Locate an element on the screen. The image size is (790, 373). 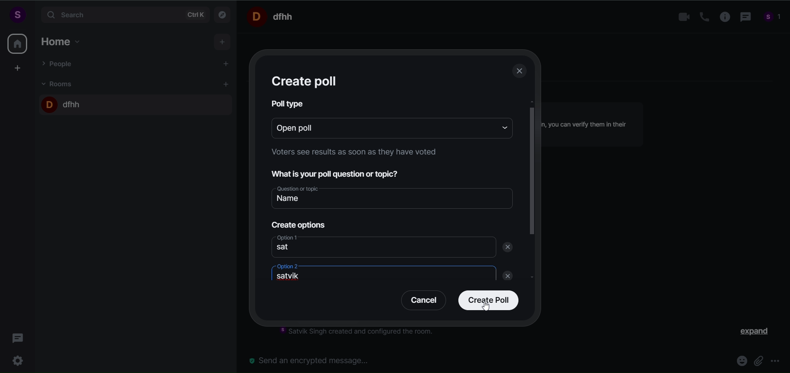
more options is located at coordinates (777, 362).